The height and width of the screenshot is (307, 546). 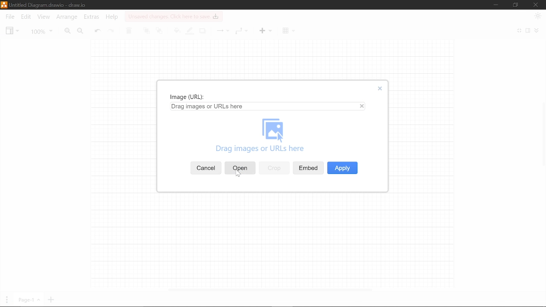 What do you see at coordinates (202, 31) in the screenshot?
I see `Shadow` at bounding box center [202, 31].